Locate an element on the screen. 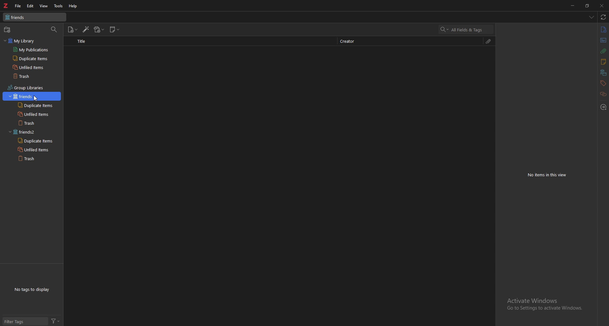  title is located at coordinates (82, 41).